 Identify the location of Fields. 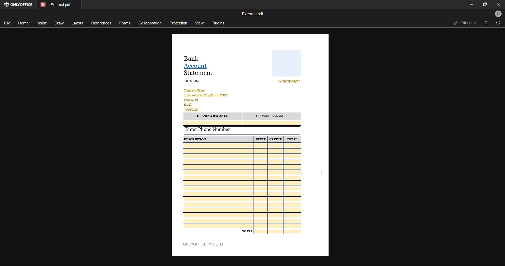
(243, 186).